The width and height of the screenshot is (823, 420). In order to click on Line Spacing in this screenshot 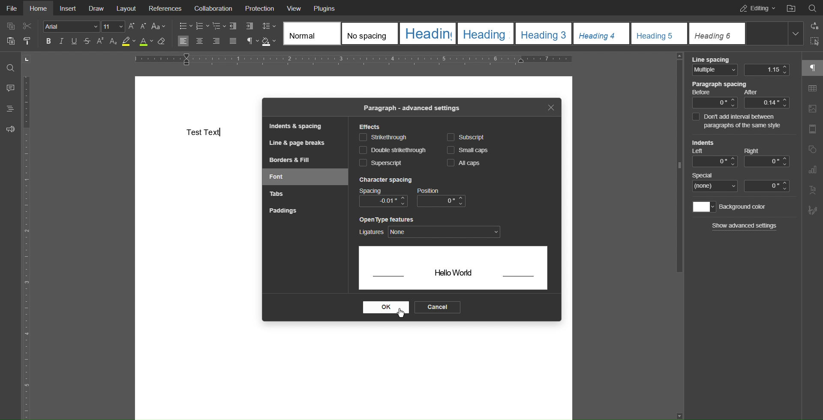, I will do `click(268, 25)`.